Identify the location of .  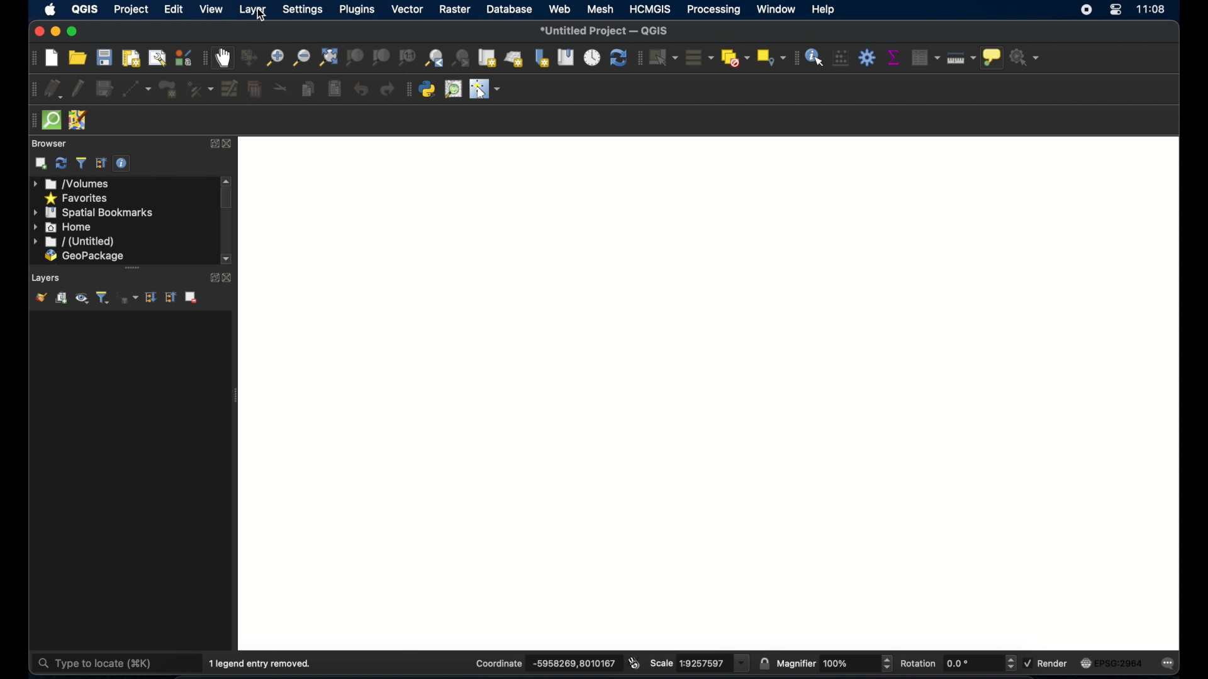
(839, 663).